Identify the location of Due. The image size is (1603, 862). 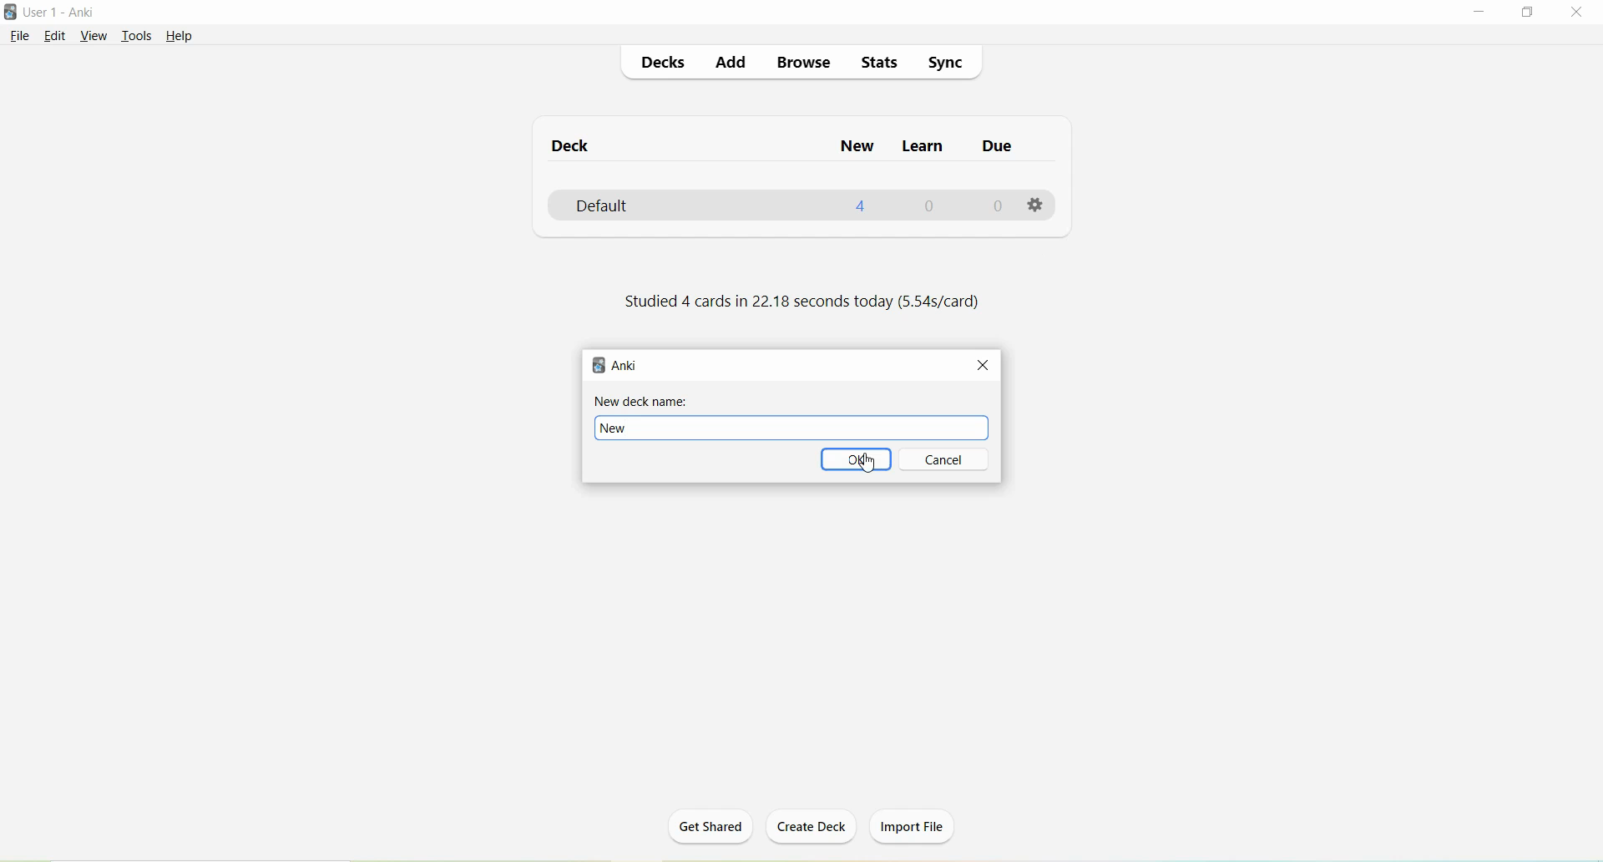
(994, 149).